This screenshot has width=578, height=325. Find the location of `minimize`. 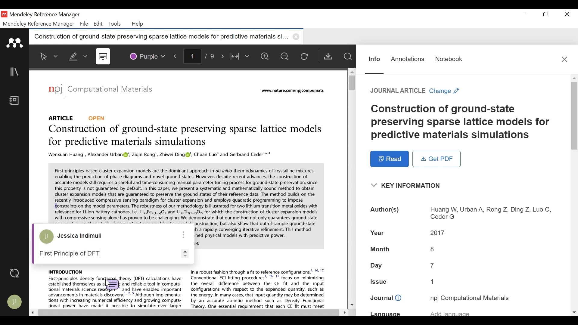

minimize is located at coordinates (525, 14).